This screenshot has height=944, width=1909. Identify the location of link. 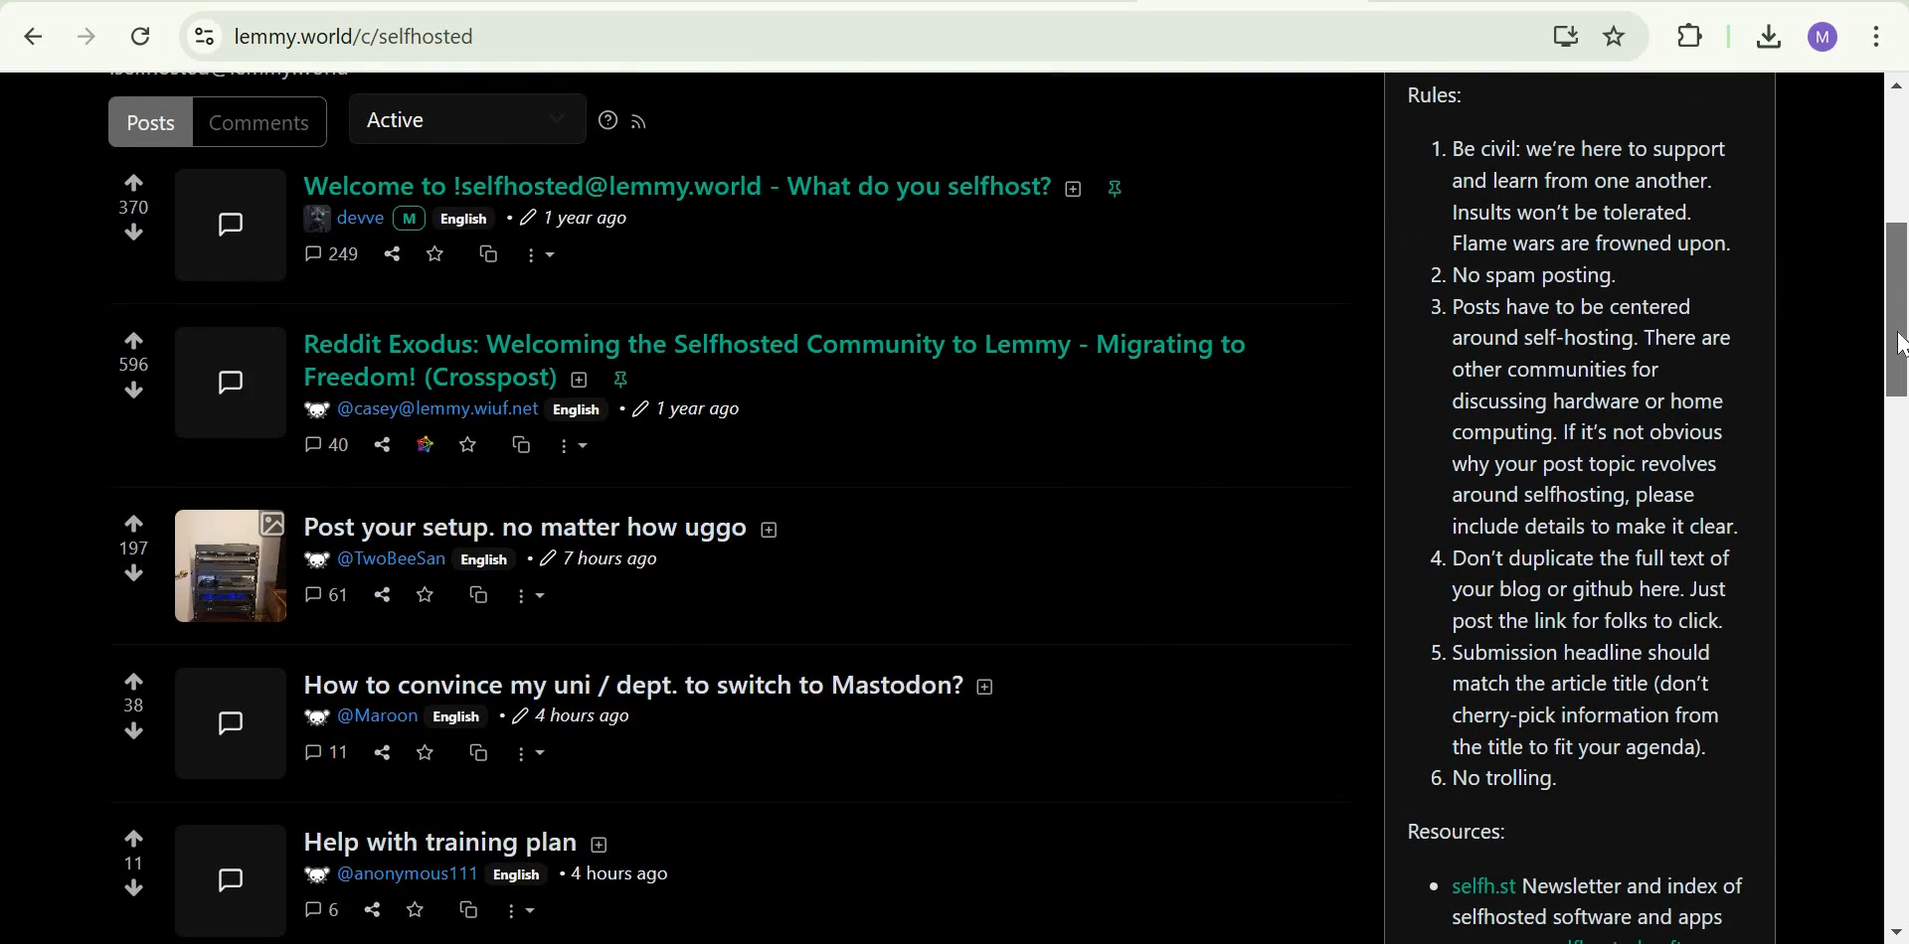
(427, 443).